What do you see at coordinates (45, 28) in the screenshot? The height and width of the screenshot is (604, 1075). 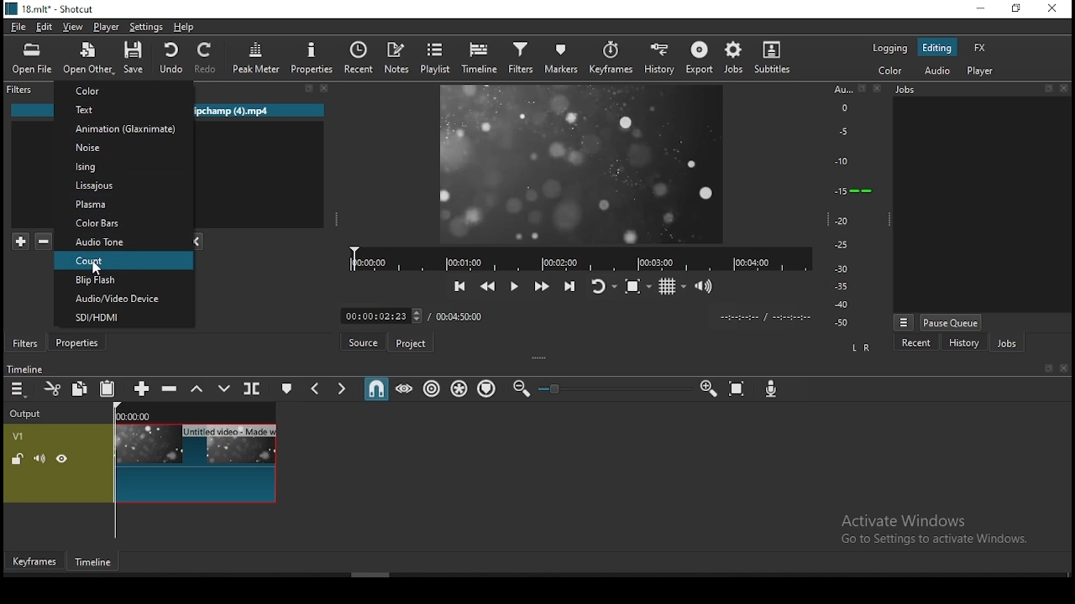 I see `edit` at bounding box center [45, 28].